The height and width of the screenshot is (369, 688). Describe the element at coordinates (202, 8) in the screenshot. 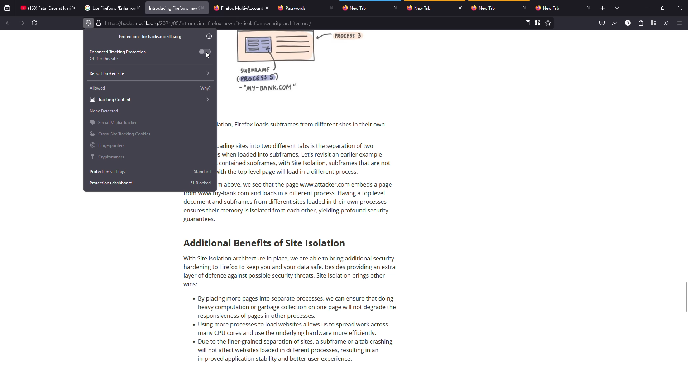

I see `close` at that location.